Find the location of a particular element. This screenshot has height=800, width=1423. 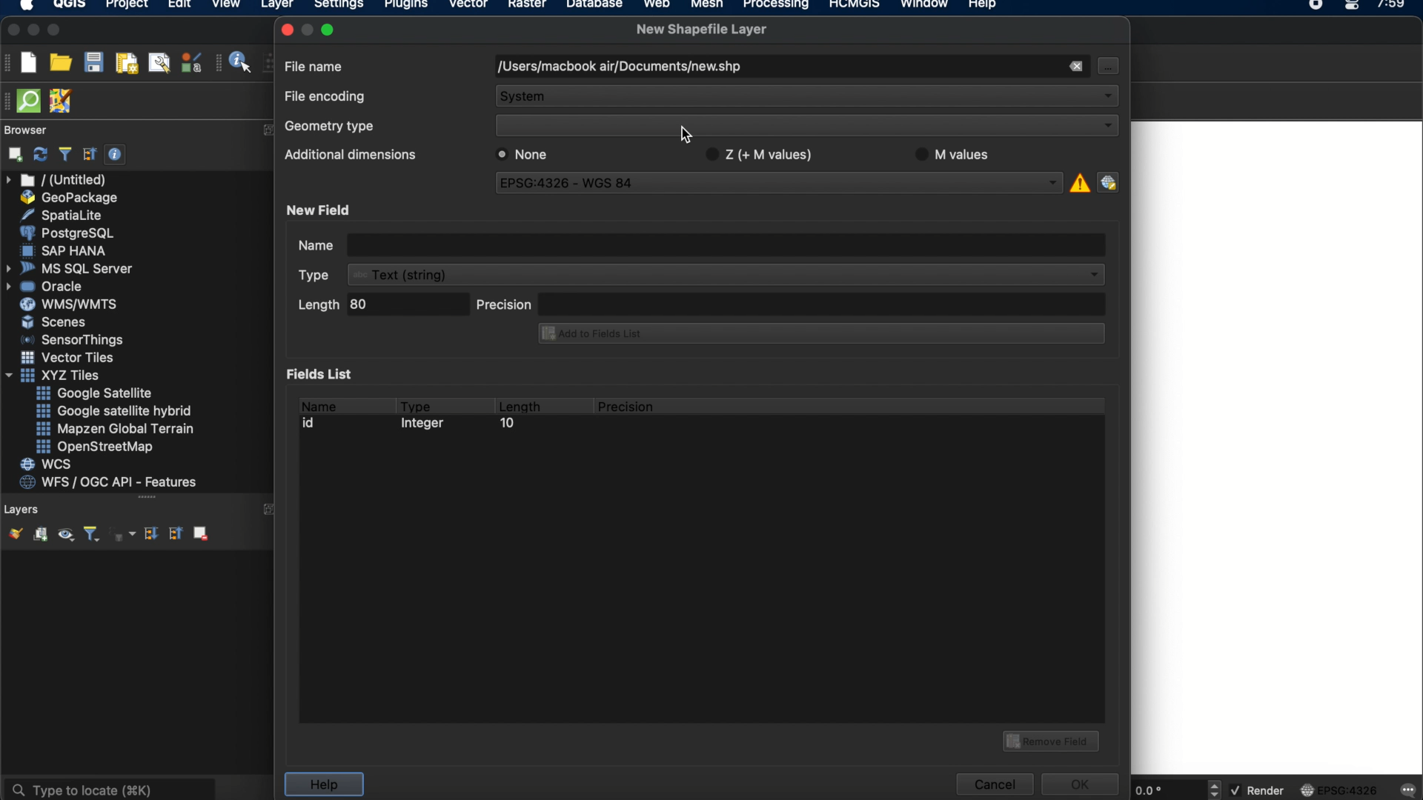

project is located at coordinates (125, 6).